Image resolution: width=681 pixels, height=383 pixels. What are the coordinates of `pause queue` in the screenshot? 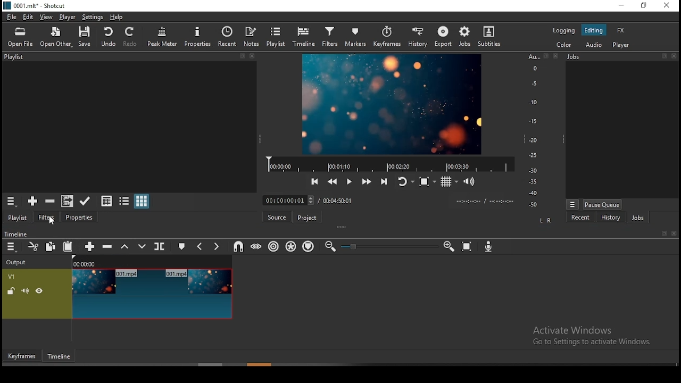 It's located at (602, 204).